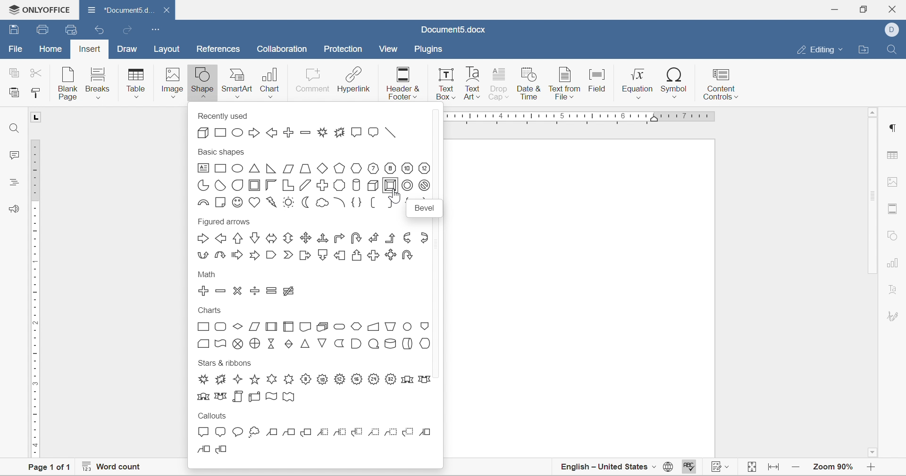  What do you see at coordinates (388, 51) in the screenshot?
I see `view` at bounding box center [388, 51].